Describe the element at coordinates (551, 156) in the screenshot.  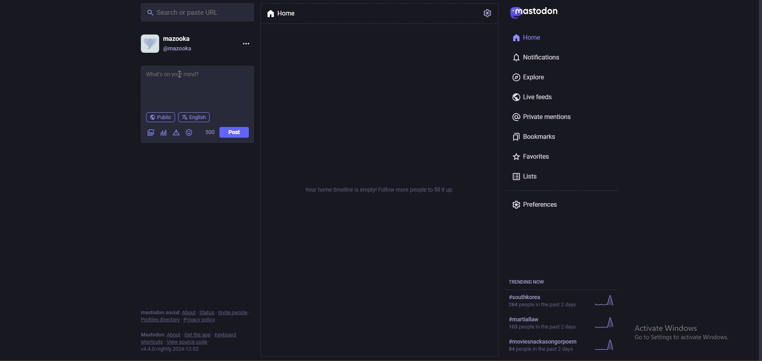
I see `favourites` at that location.